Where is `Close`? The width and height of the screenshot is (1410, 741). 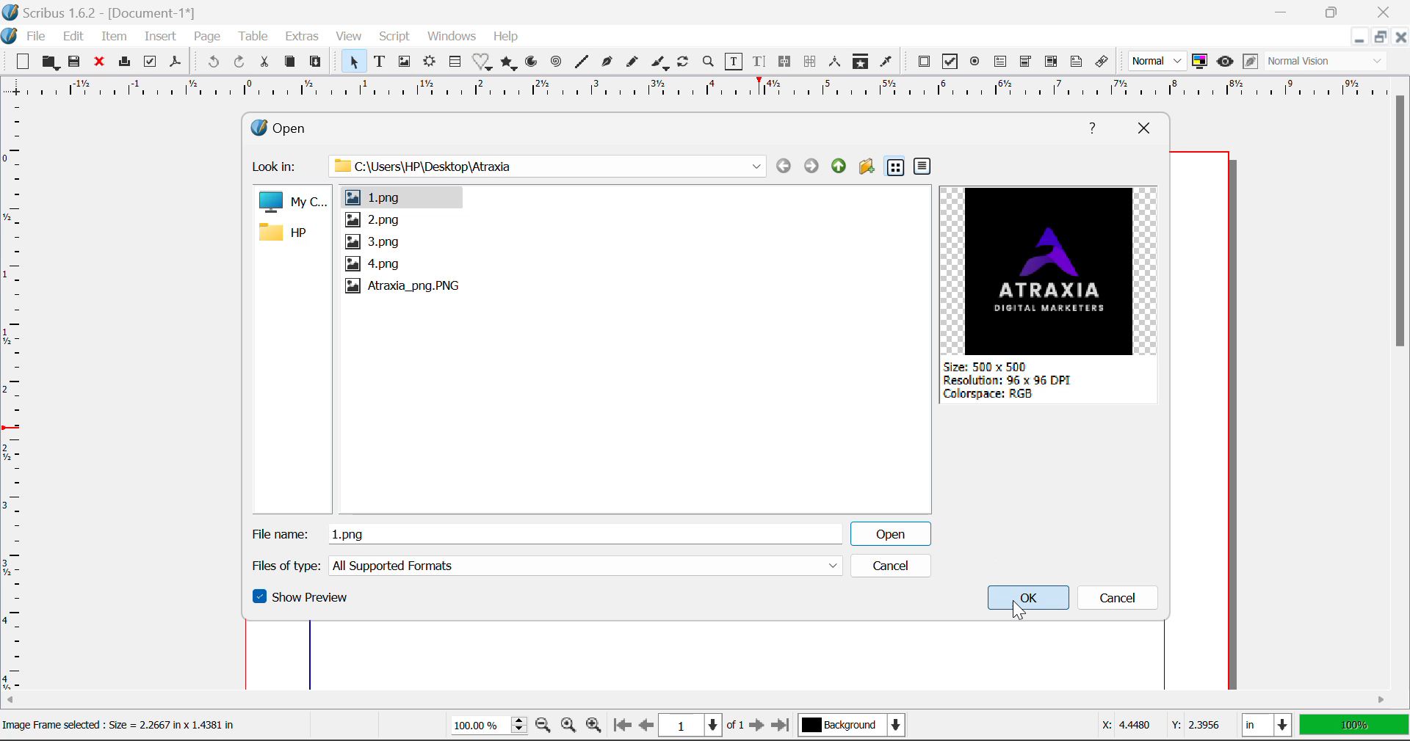
Close is located at coordinates (1401, 39).